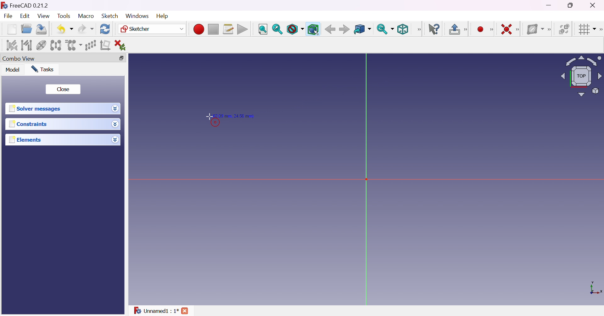 This screenshot has height=316, width=604. What do you see at coordinates (28, 124) in the screenshot?
I see `Constraints` at bounding box center [28, 124].